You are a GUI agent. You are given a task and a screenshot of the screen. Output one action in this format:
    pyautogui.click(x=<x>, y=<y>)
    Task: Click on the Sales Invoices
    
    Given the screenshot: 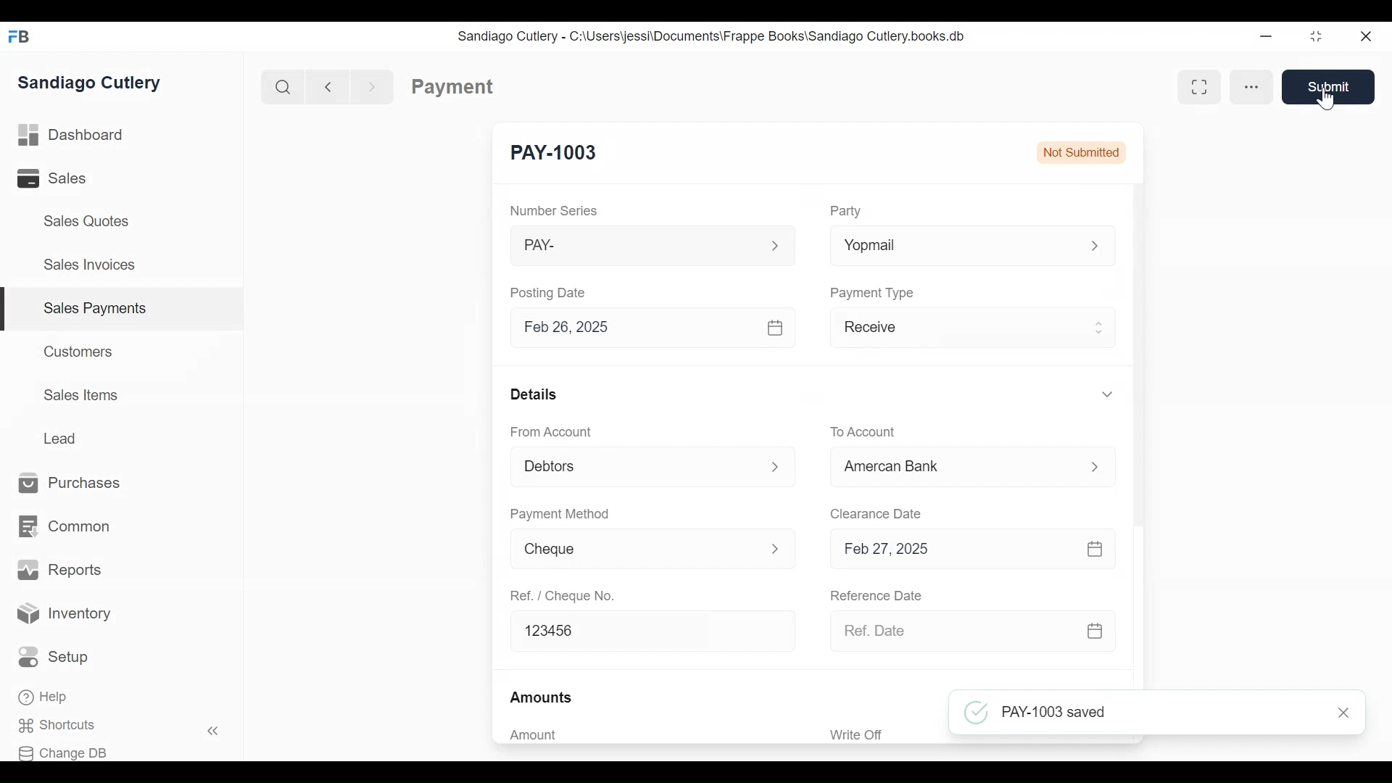 What is the action you would take?
    pyautogui.click(x=89, y=266)
    